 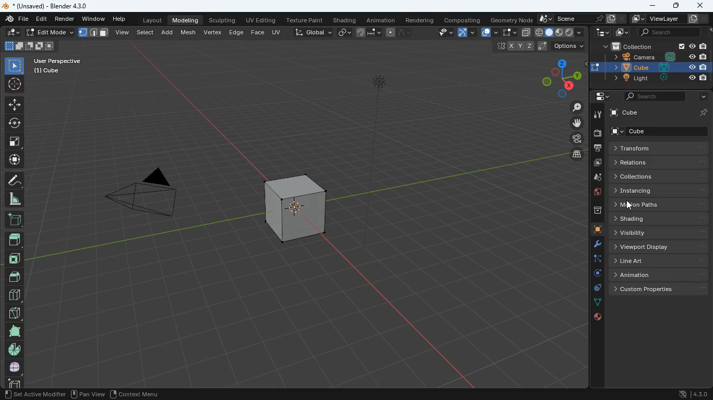 I want to click on texture, so click(x=306, y=21).